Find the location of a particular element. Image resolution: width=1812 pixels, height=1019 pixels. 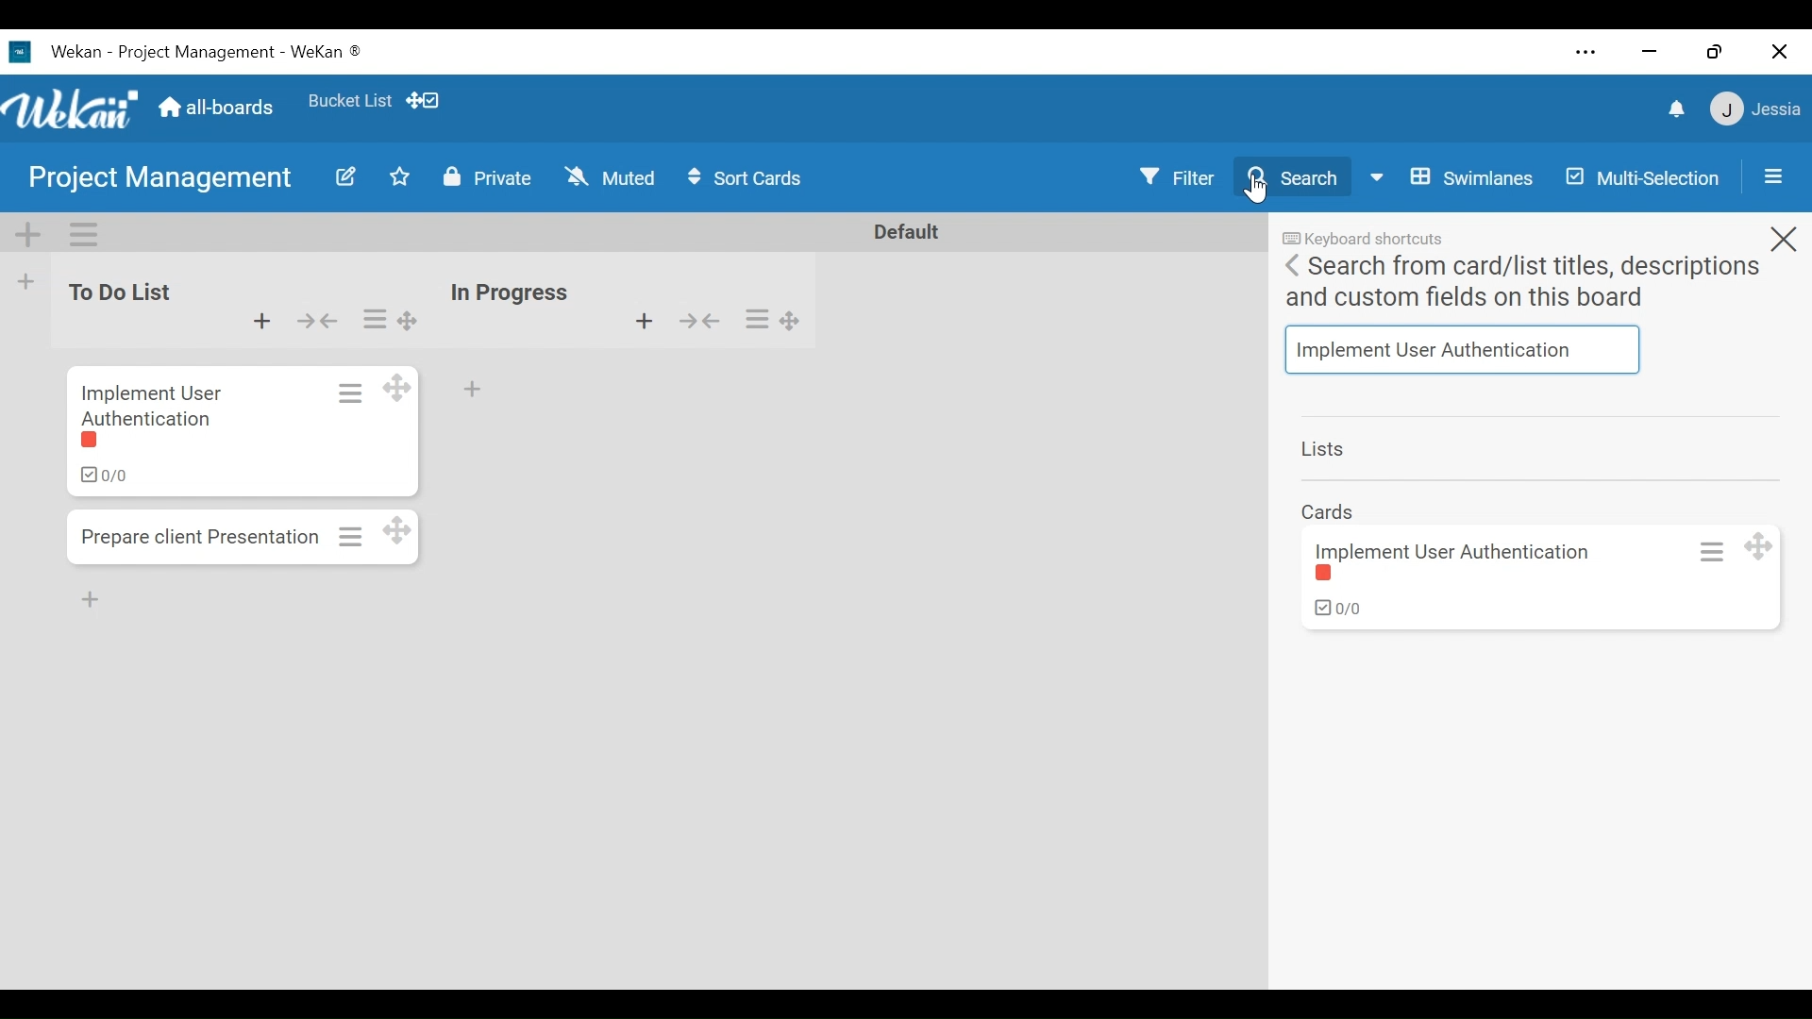

Implement user authentication is located at coordinates (1459, 550).